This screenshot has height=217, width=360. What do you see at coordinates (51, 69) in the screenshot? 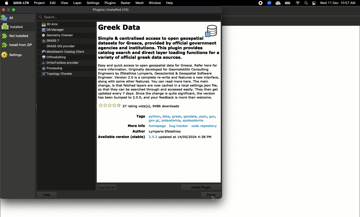
I see `Processing` at bounding box center [51, 69].